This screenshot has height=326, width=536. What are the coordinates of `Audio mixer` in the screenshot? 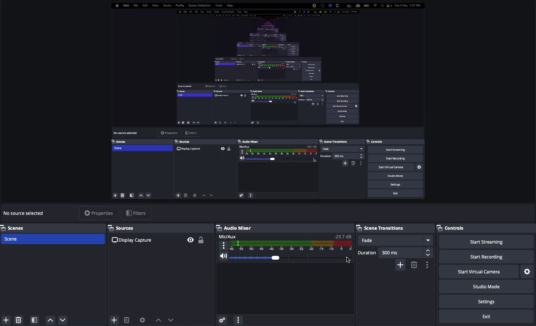 It's located at (236, 228).